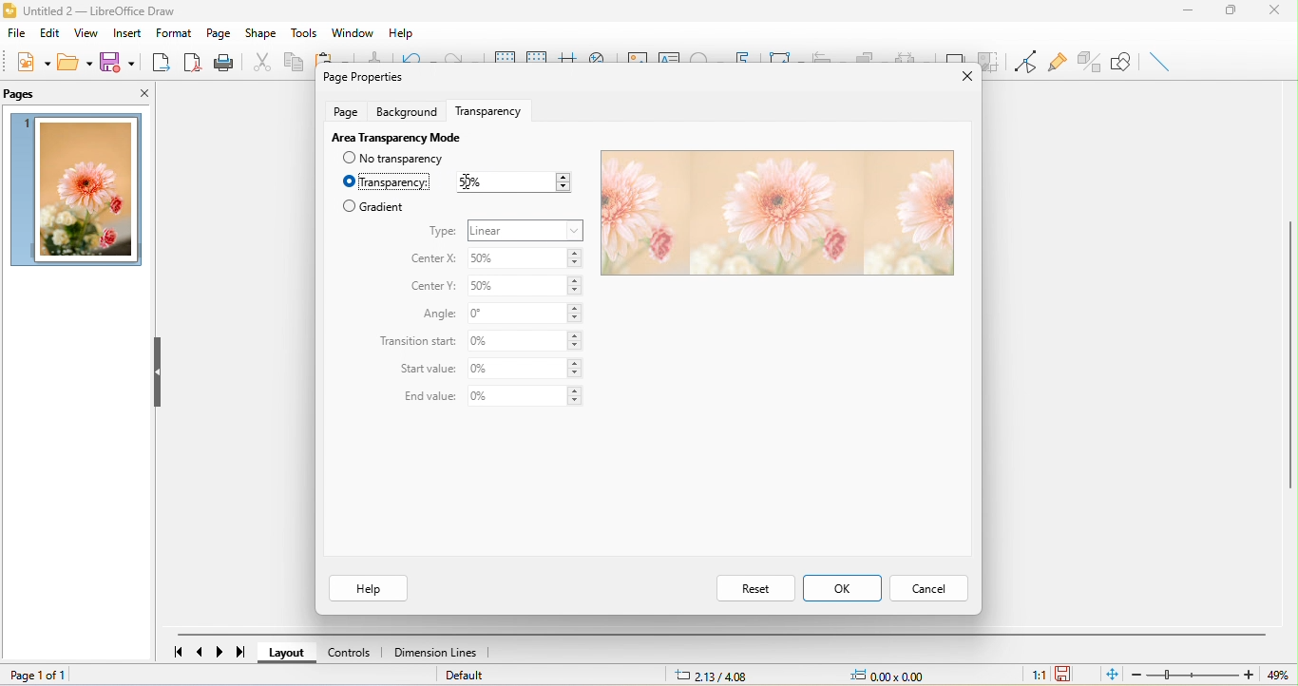 This screenshot has width=1298, height=686. What do you see at coordinates (443, 232) in the screenshot?
I see `type` at bounding box center [443, 232].